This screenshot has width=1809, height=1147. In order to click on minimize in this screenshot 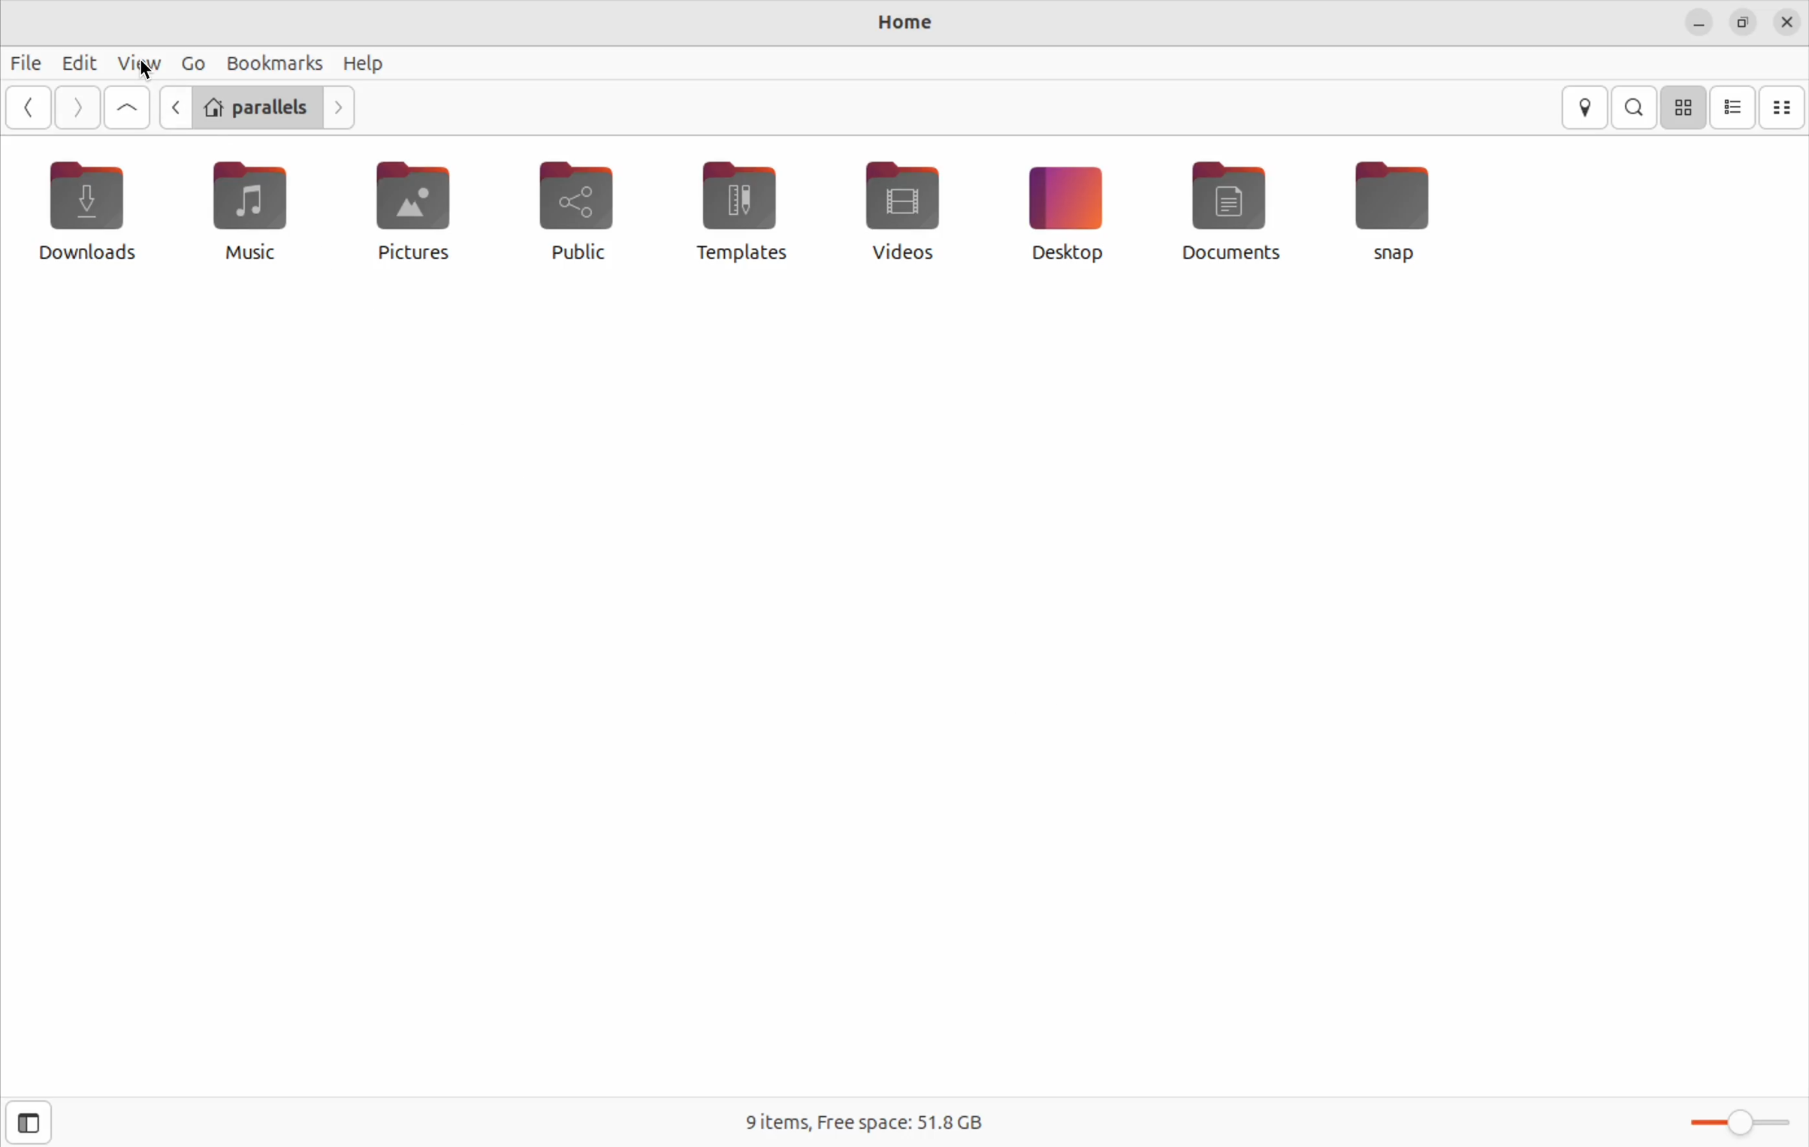, I will do `click(1693, 21)`.